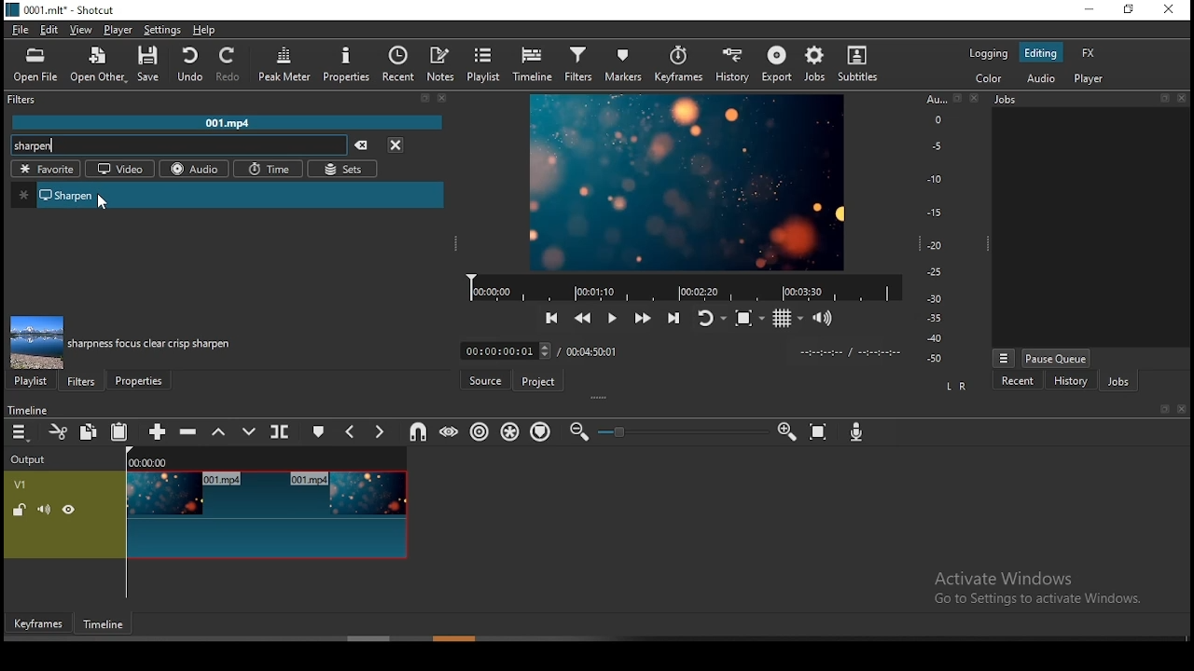  Describe the element at coordinates (37, 65) in the screenshot. I see `open file` at that location.